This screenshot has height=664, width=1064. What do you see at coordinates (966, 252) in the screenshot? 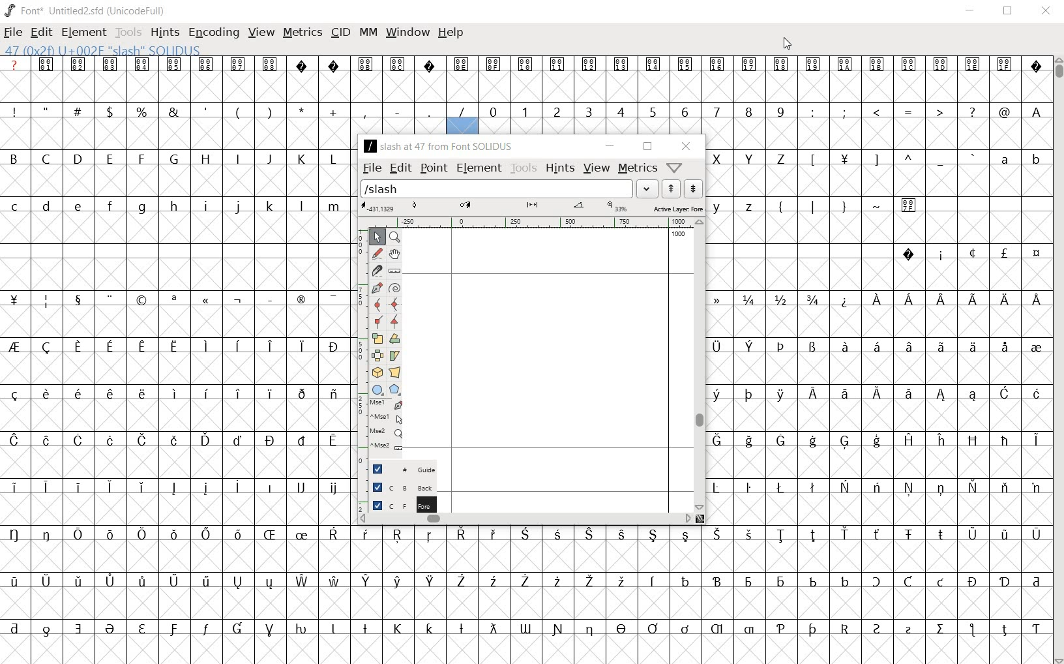
I see `special symbols` at bounding box center [966, 252].